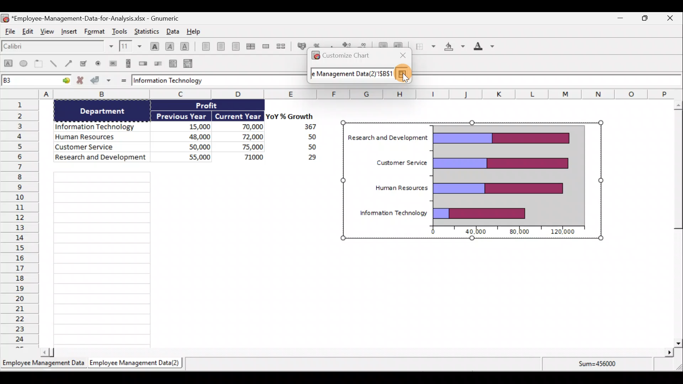  Describe the element at coordinates (170, 81) in the screenshot. I see `Information Technology` at that location.